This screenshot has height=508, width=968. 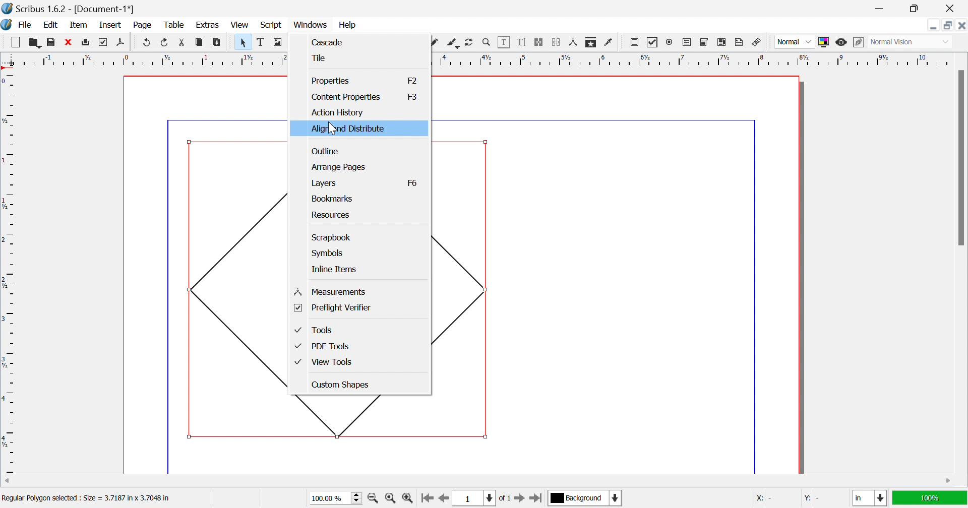 What do you see at coordinates (472, 498) in the screenshot?
I see `1` at bounding box center [472, 498].